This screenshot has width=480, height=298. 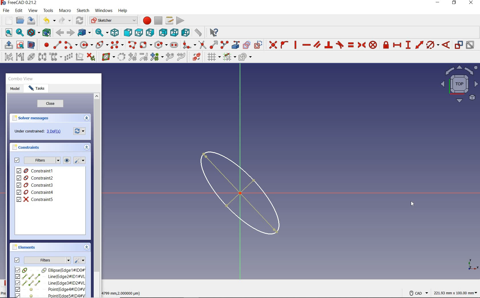 What do you see at coordinates (79, 260) in the screenshot?
I see `settings` at bounding box center [79, 260].